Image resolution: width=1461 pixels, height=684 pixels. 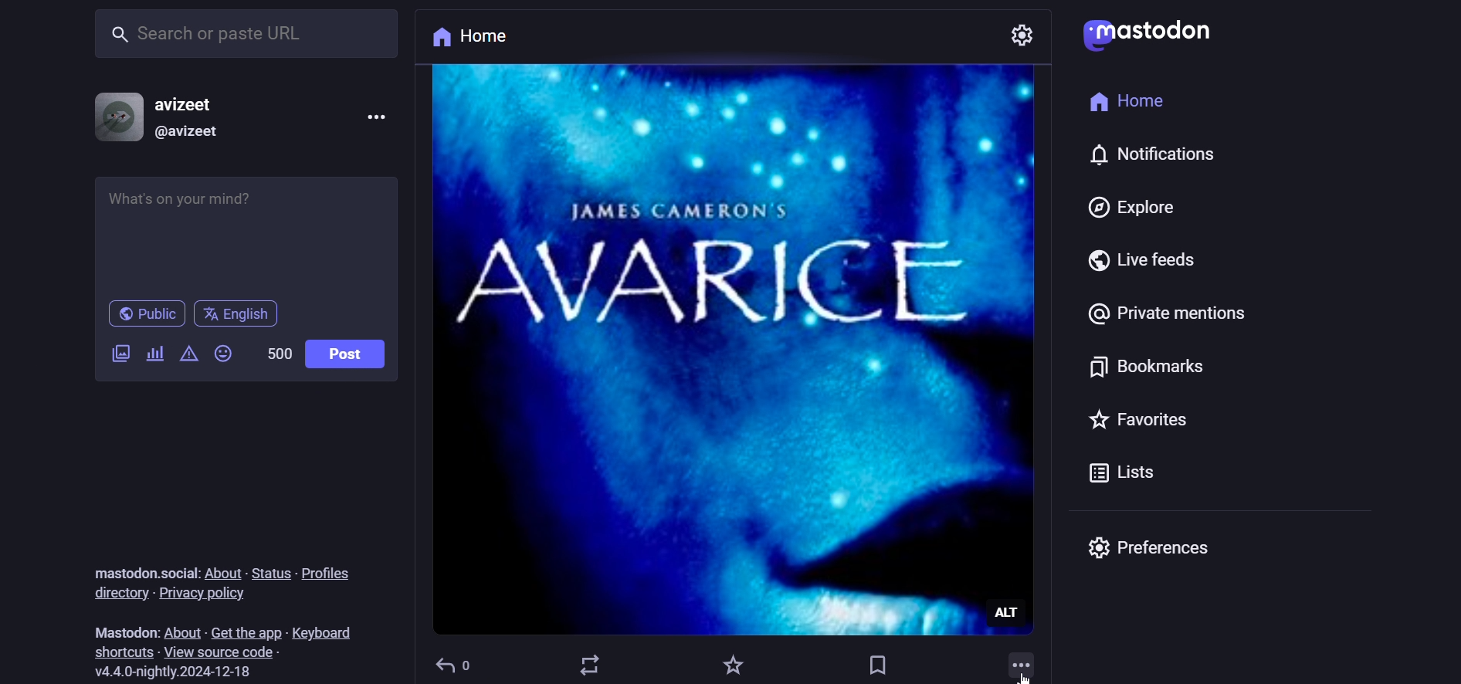 I want to click on emoji, so click(x=226, y=350).